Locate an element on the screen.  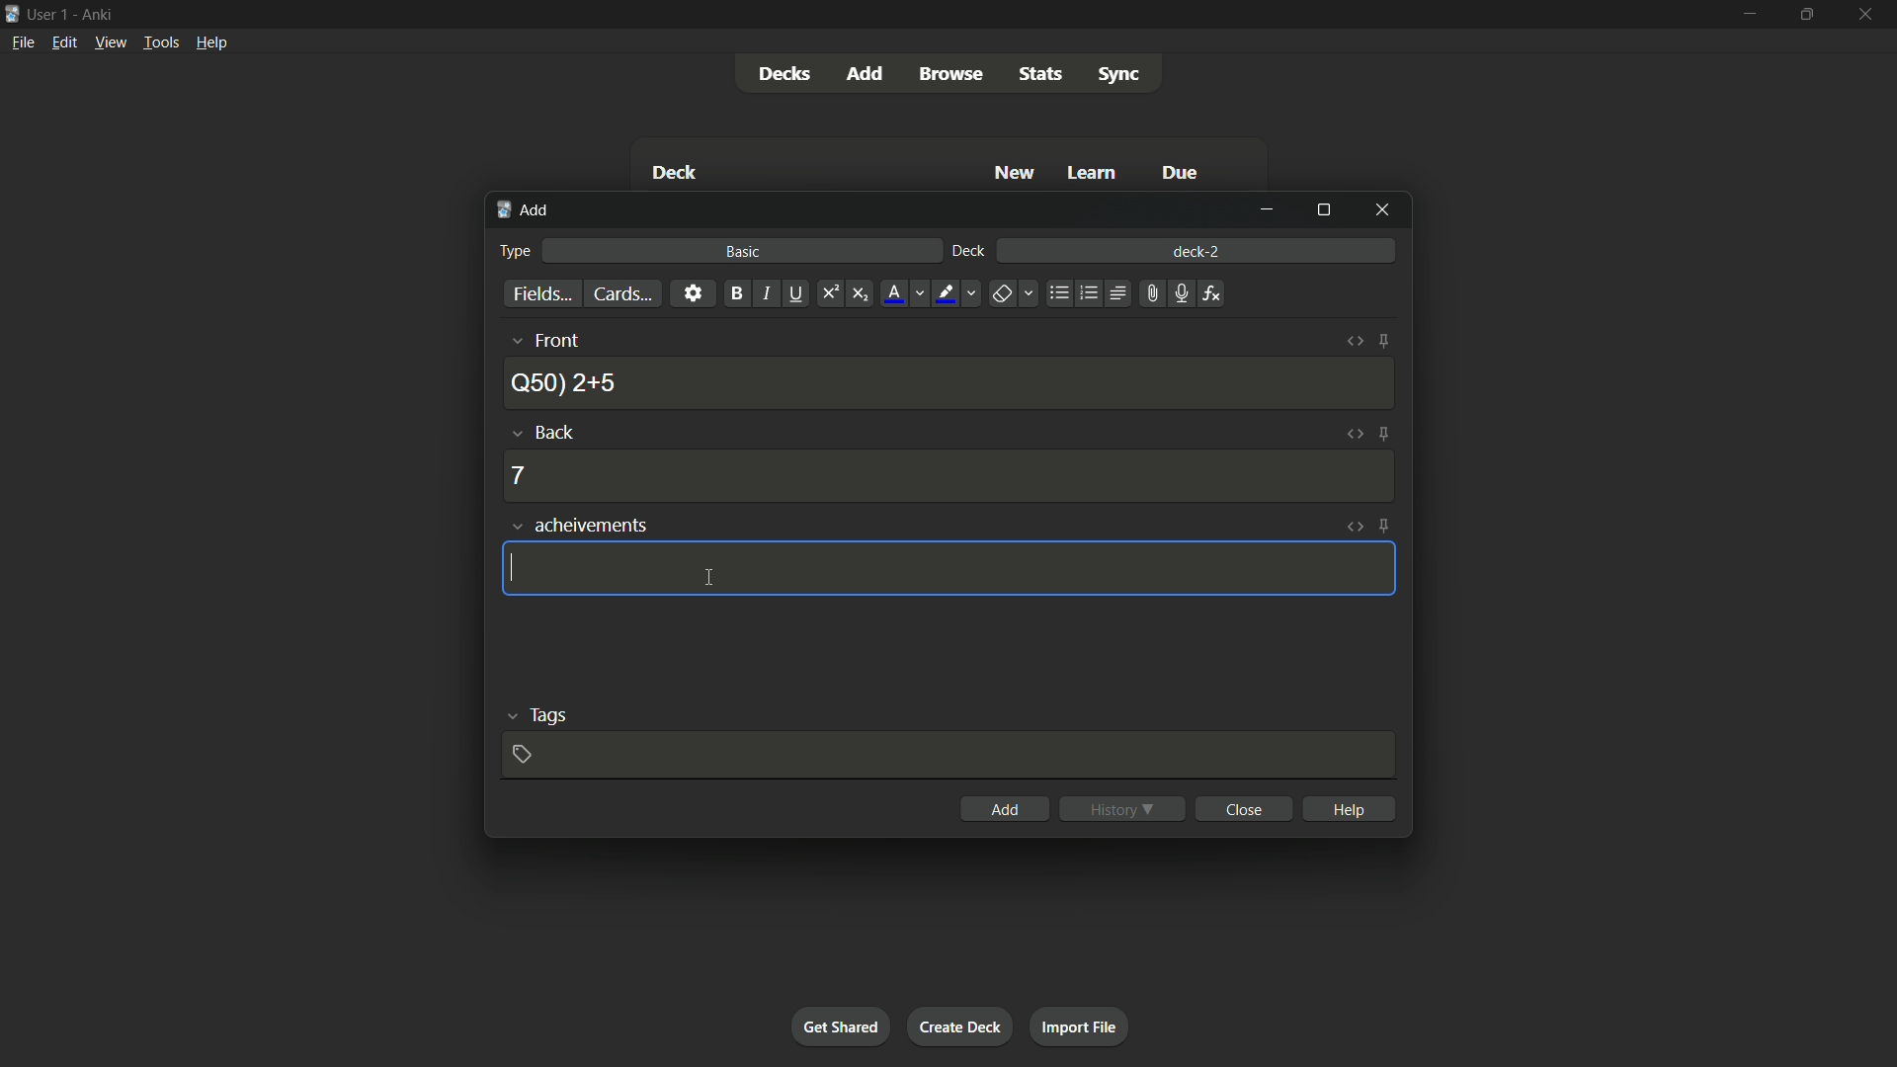
achievements is located at coordinates (576, 527).